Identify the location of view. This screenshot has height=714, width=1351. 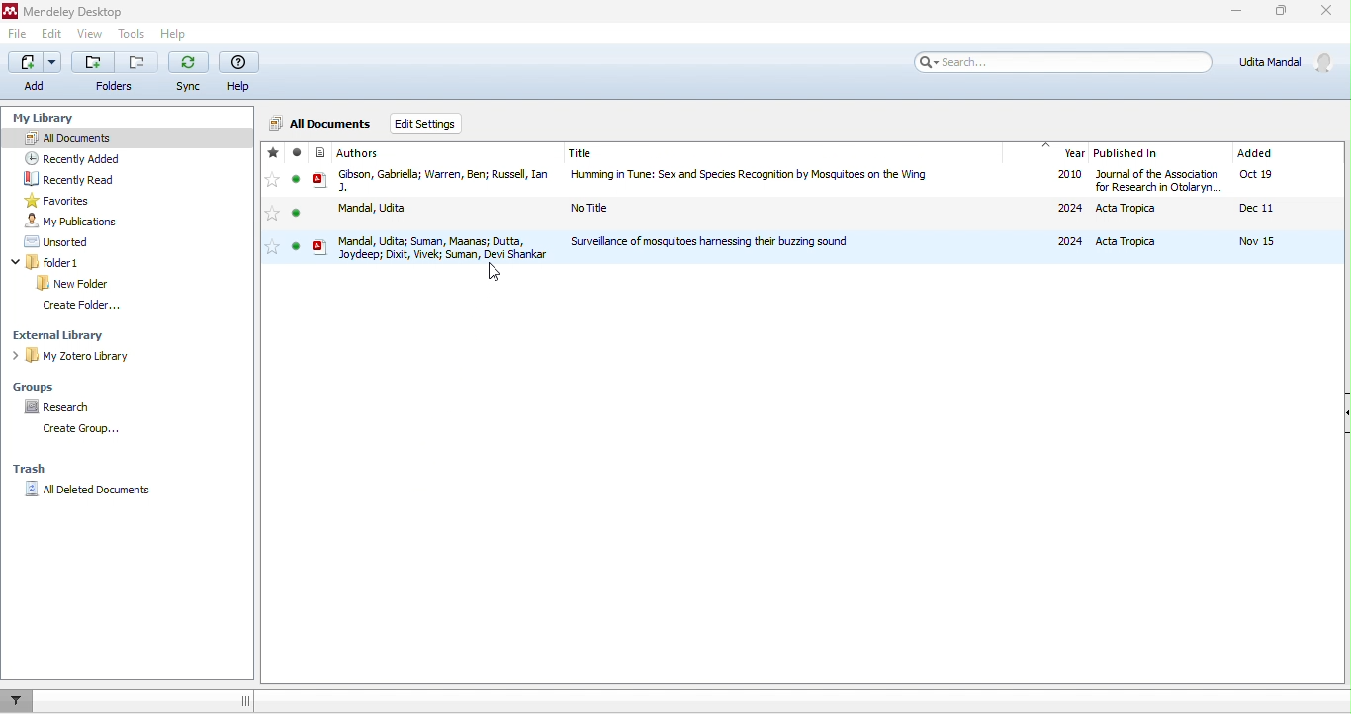
(93, 35).